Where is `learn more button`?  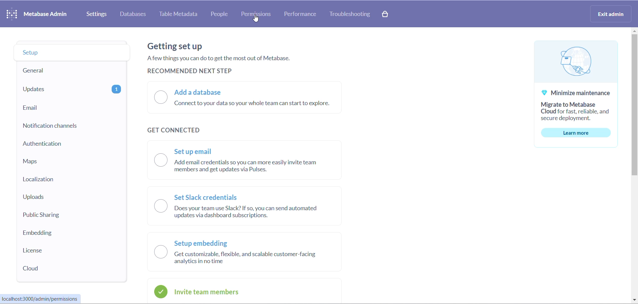
learn more button is located at coordinates (581, 133).